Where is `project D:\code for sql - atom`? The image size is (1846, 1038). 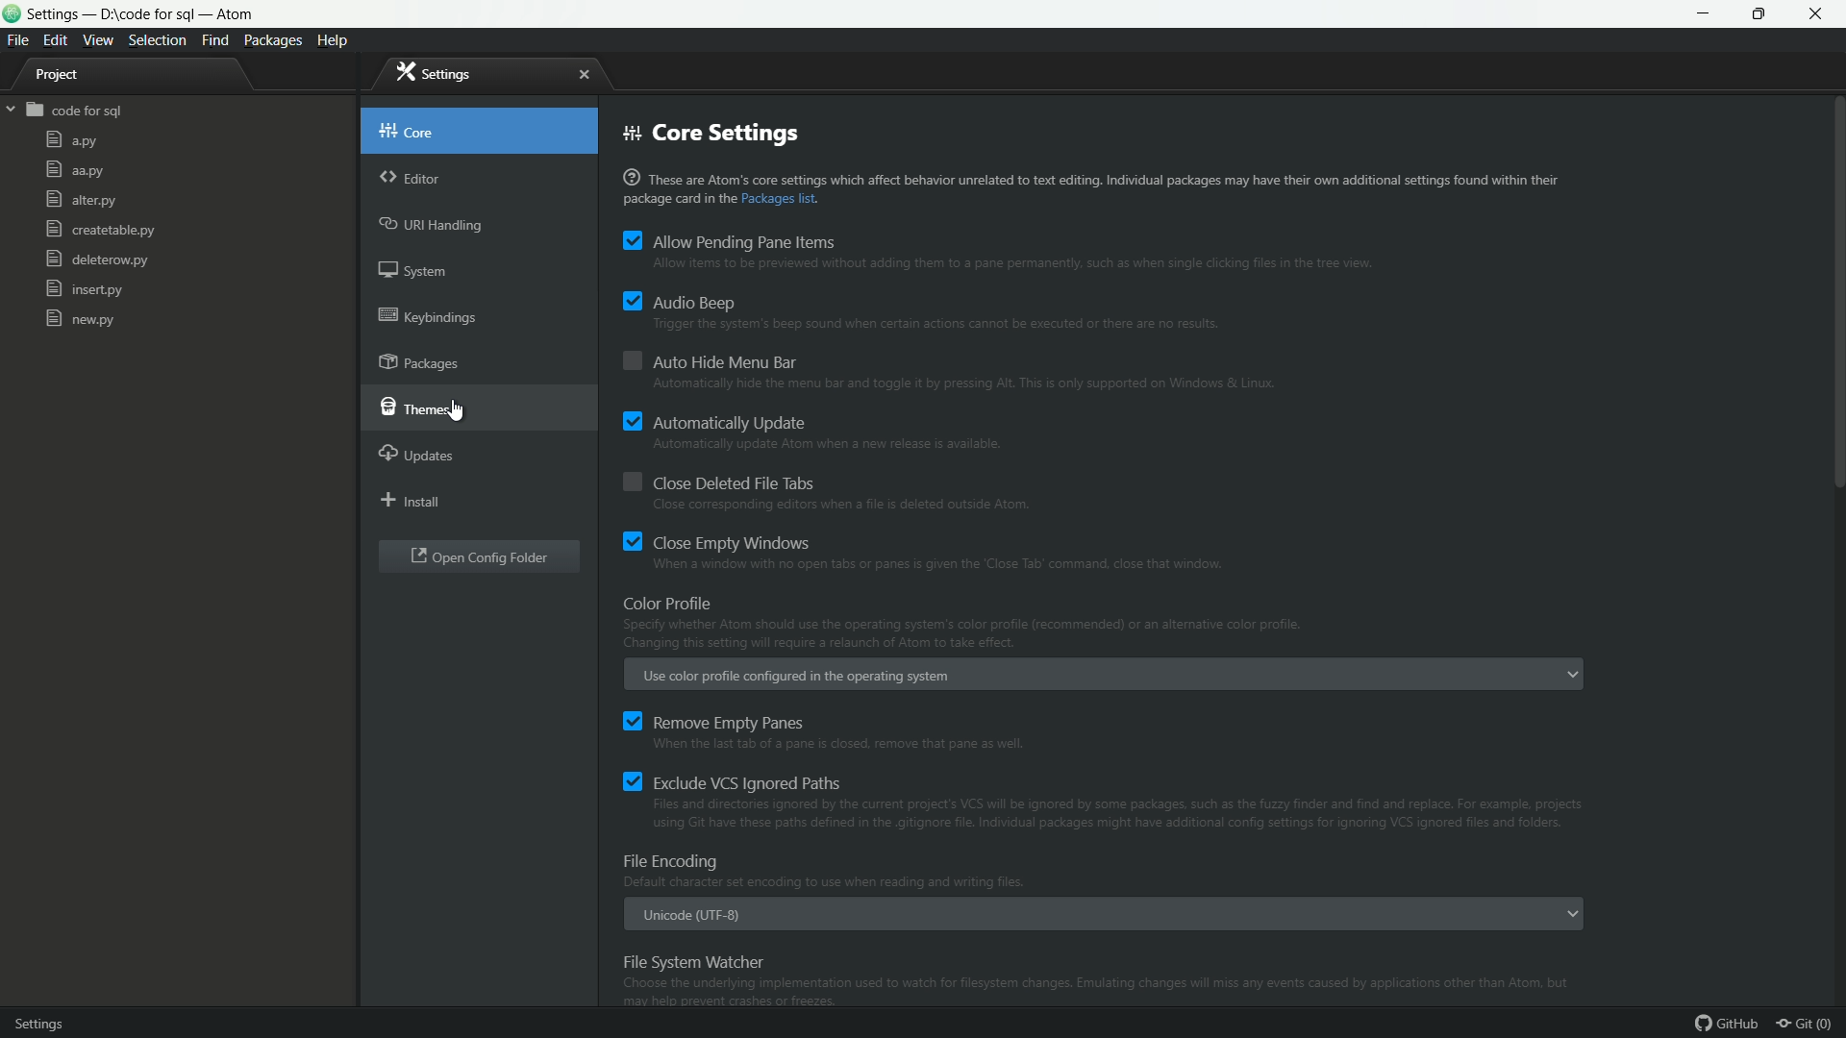
project D:\code for sql - atom is located at coordinates (142, 15).